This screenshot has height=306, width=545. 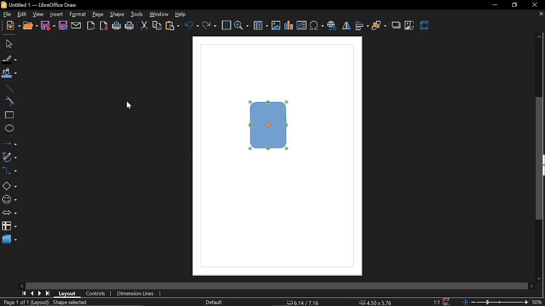 What do you see at coordinates (539, 159) in the screenshot?
I see `vertical scrollbar` at bounding box center [539, 159].